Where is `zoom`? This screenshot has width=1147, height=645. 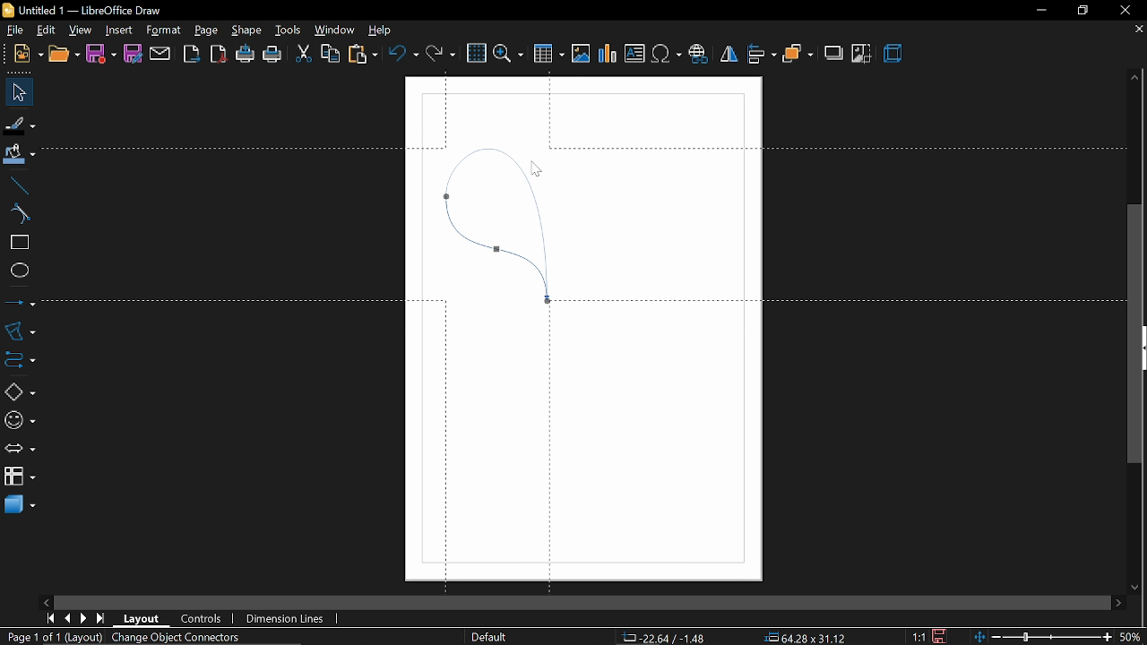
zoom is located at coordinates (508, 54).